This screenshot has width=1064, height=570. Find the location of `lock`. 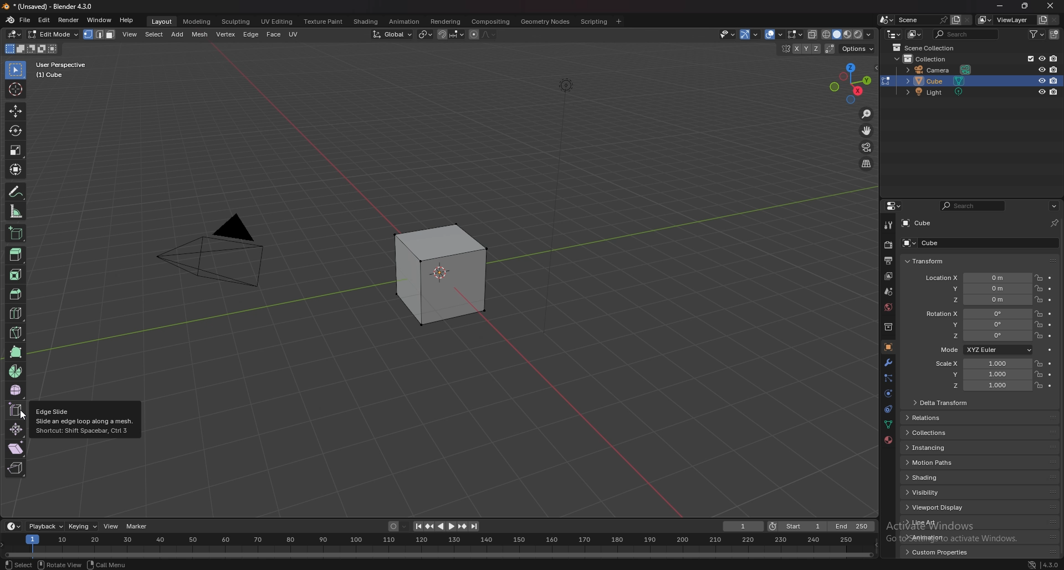

lock is located at coordinates (1038, 335).